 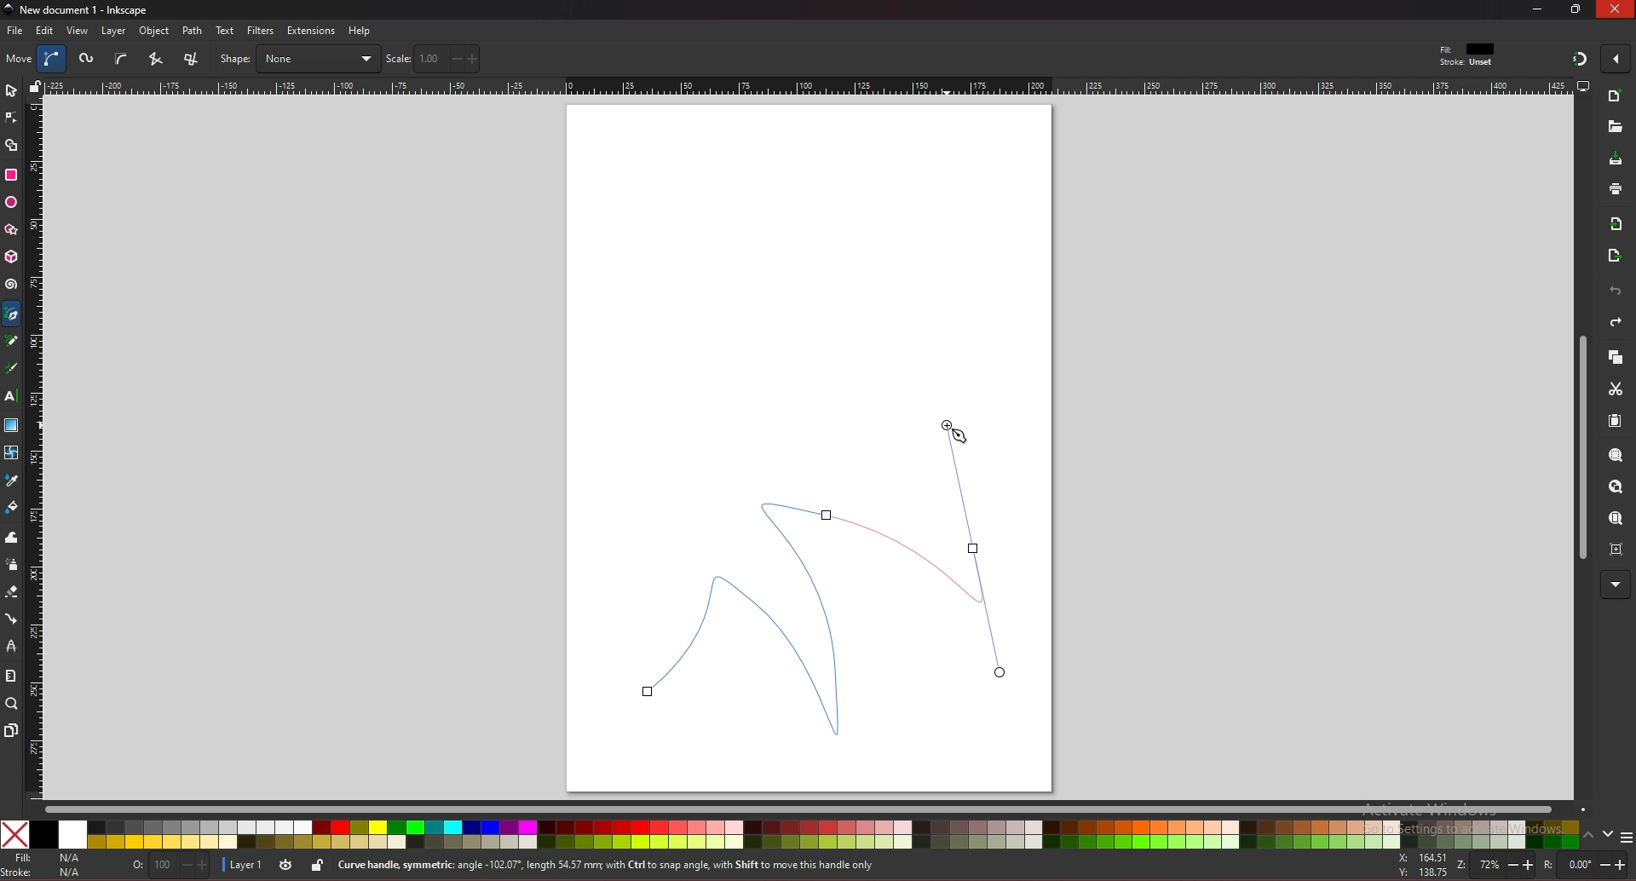 What do you see at coordinates (12, 481) in the screenshot?
I see `dropper` at bounding box center [12, 481].